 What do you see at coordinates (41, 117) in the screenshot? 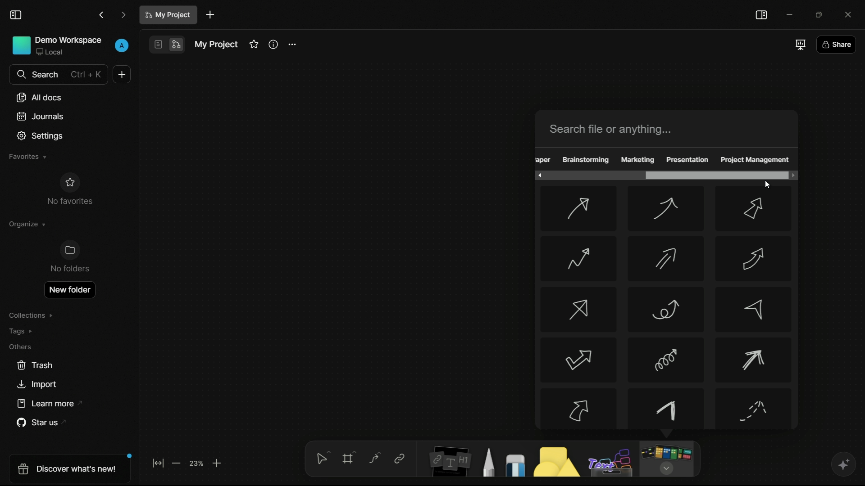
I see `journals` at bounding box center [41, 117].